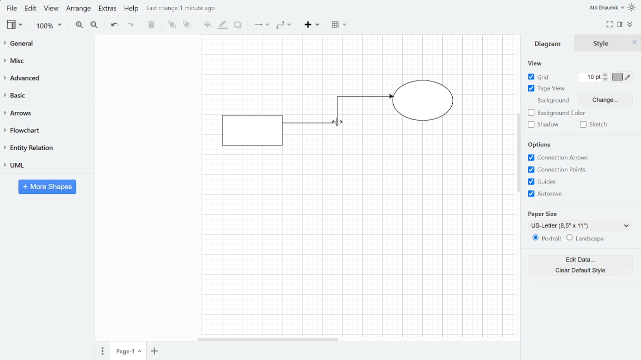  Describe the element at coordinates (207, 24) in the screenshot. I see `Fill color` at that location.